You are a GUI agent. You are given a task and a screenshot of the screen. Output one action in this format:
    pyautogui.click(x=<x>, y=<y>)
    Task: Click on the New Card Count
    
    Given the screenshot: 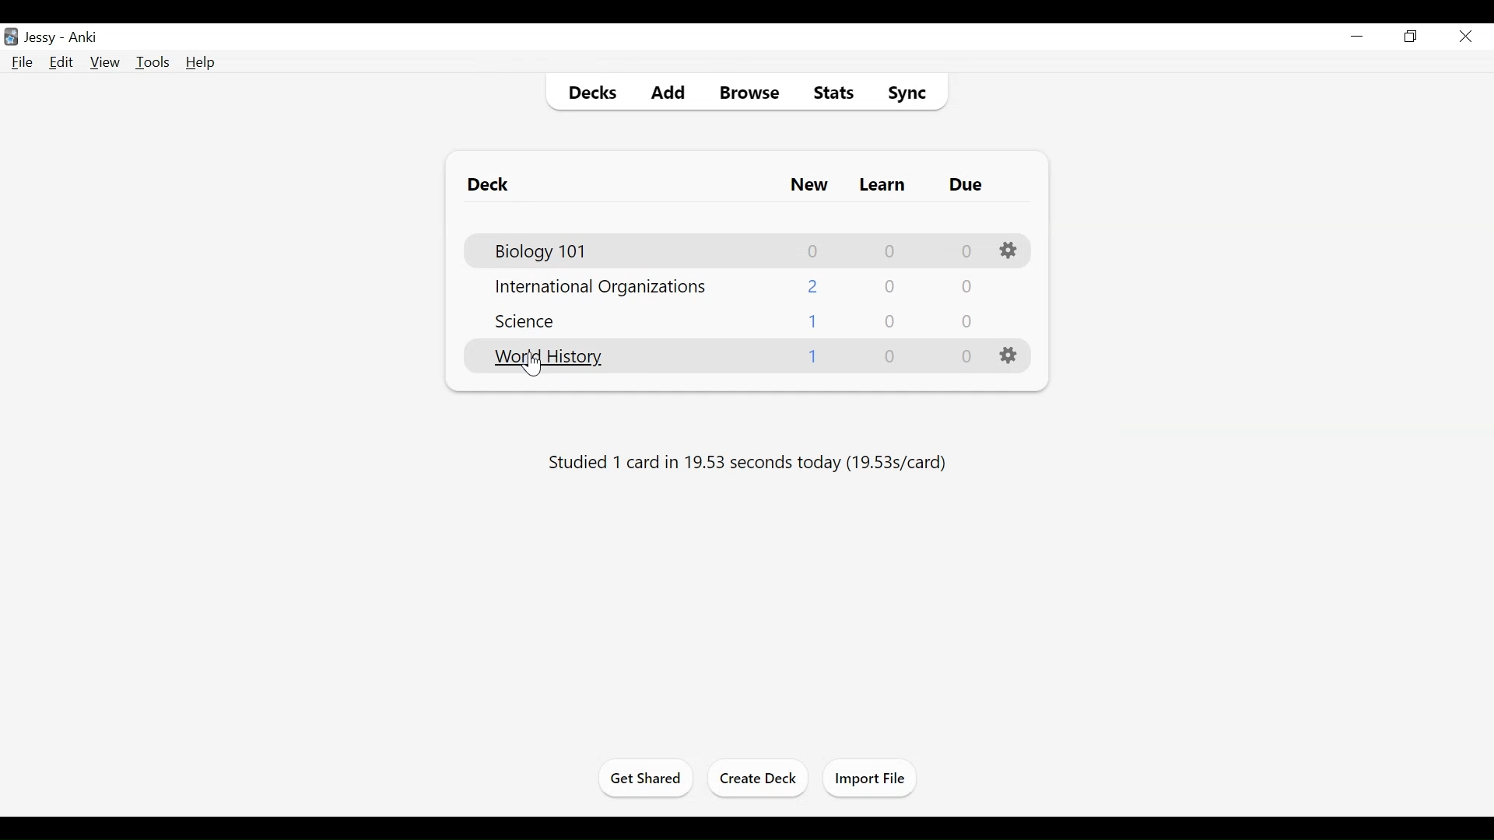 What is the action you would take?
    pyautogui.click(x=814, y=250)
    